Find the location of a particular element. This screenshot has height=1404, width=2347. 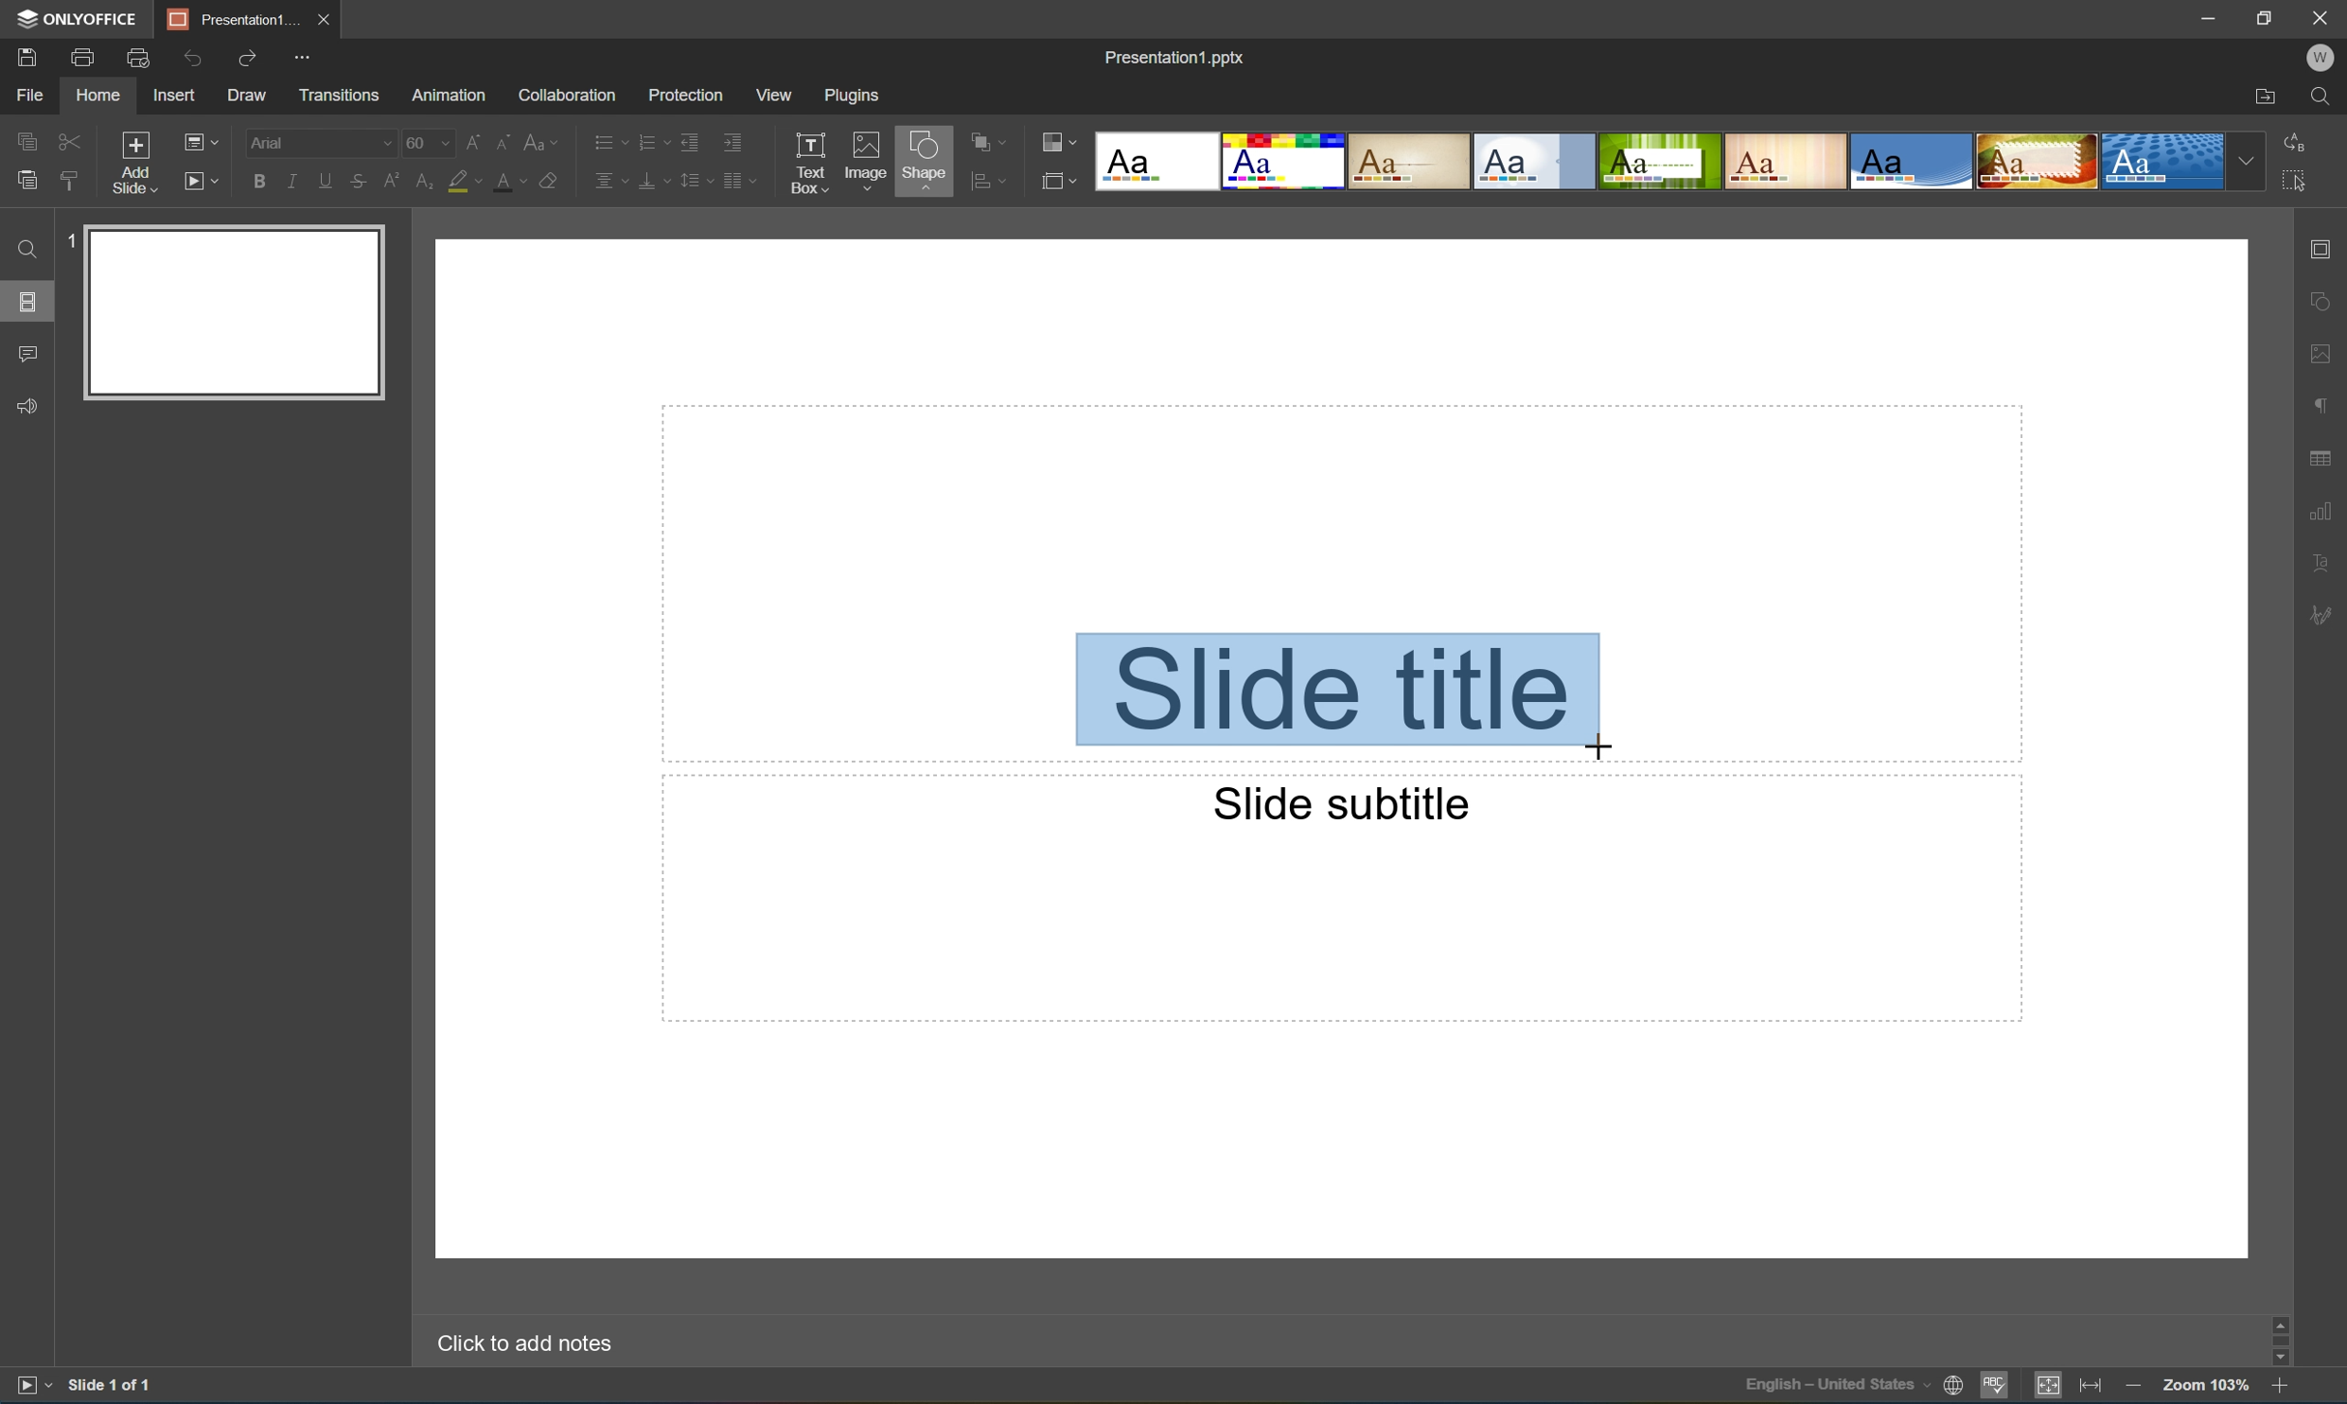

Decrease indent is located at coordinates (690, 139).